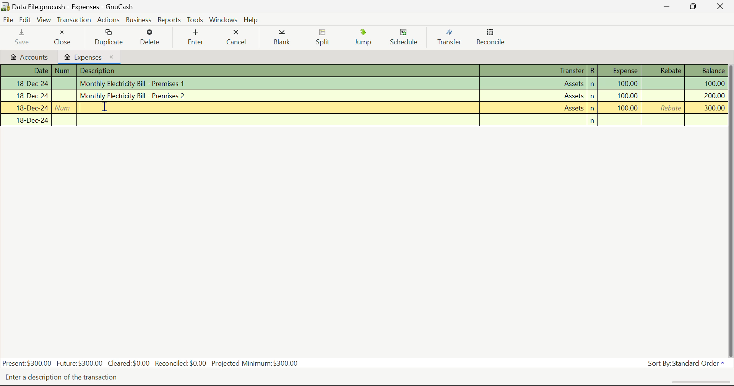 This screenshot has height=386, width=734. I want to click on Help, so click(252, 19).